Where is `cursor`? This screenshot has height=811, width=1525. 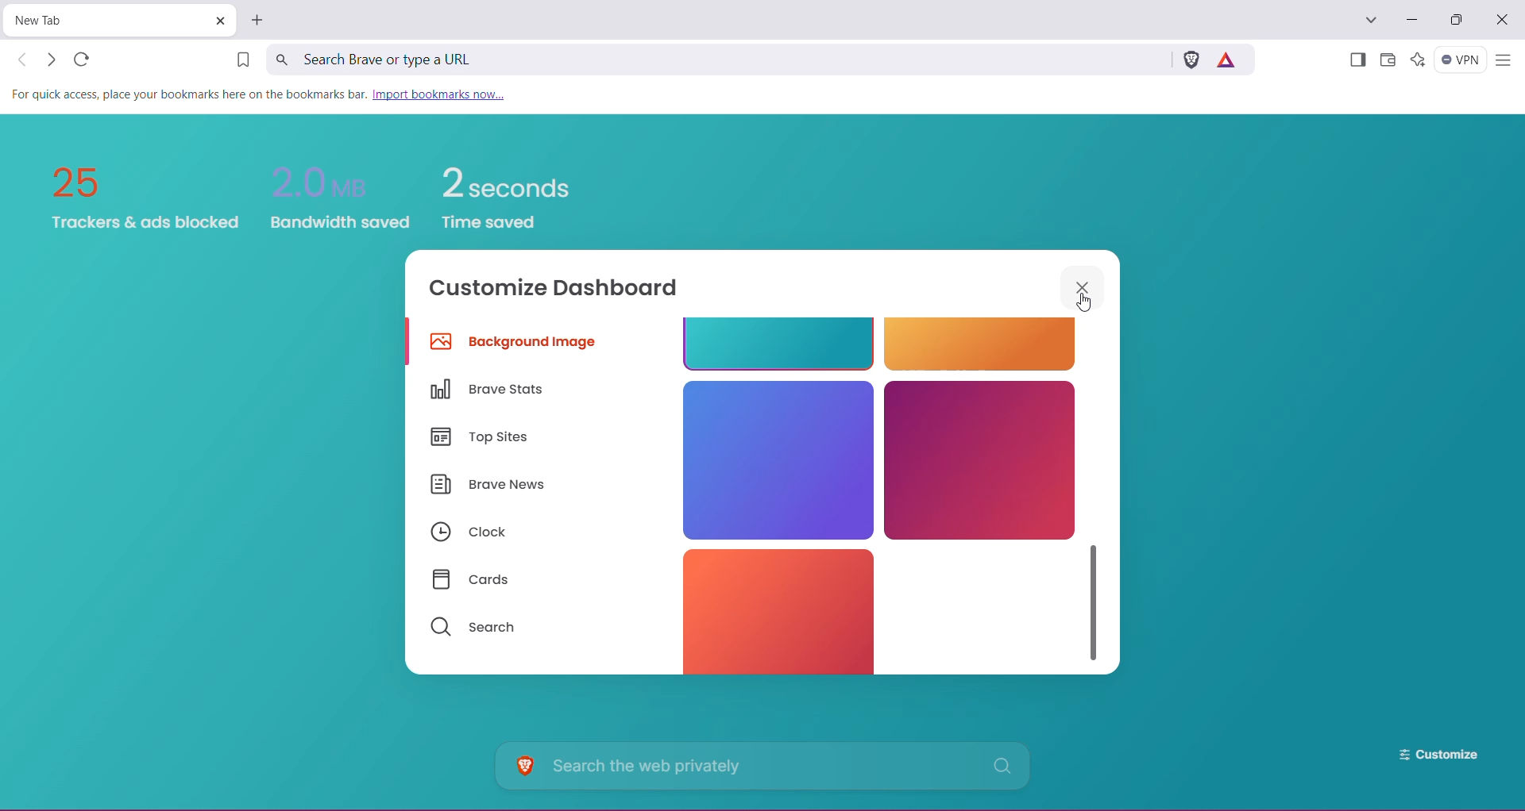 cursor is located at coordinates (1085, 307).